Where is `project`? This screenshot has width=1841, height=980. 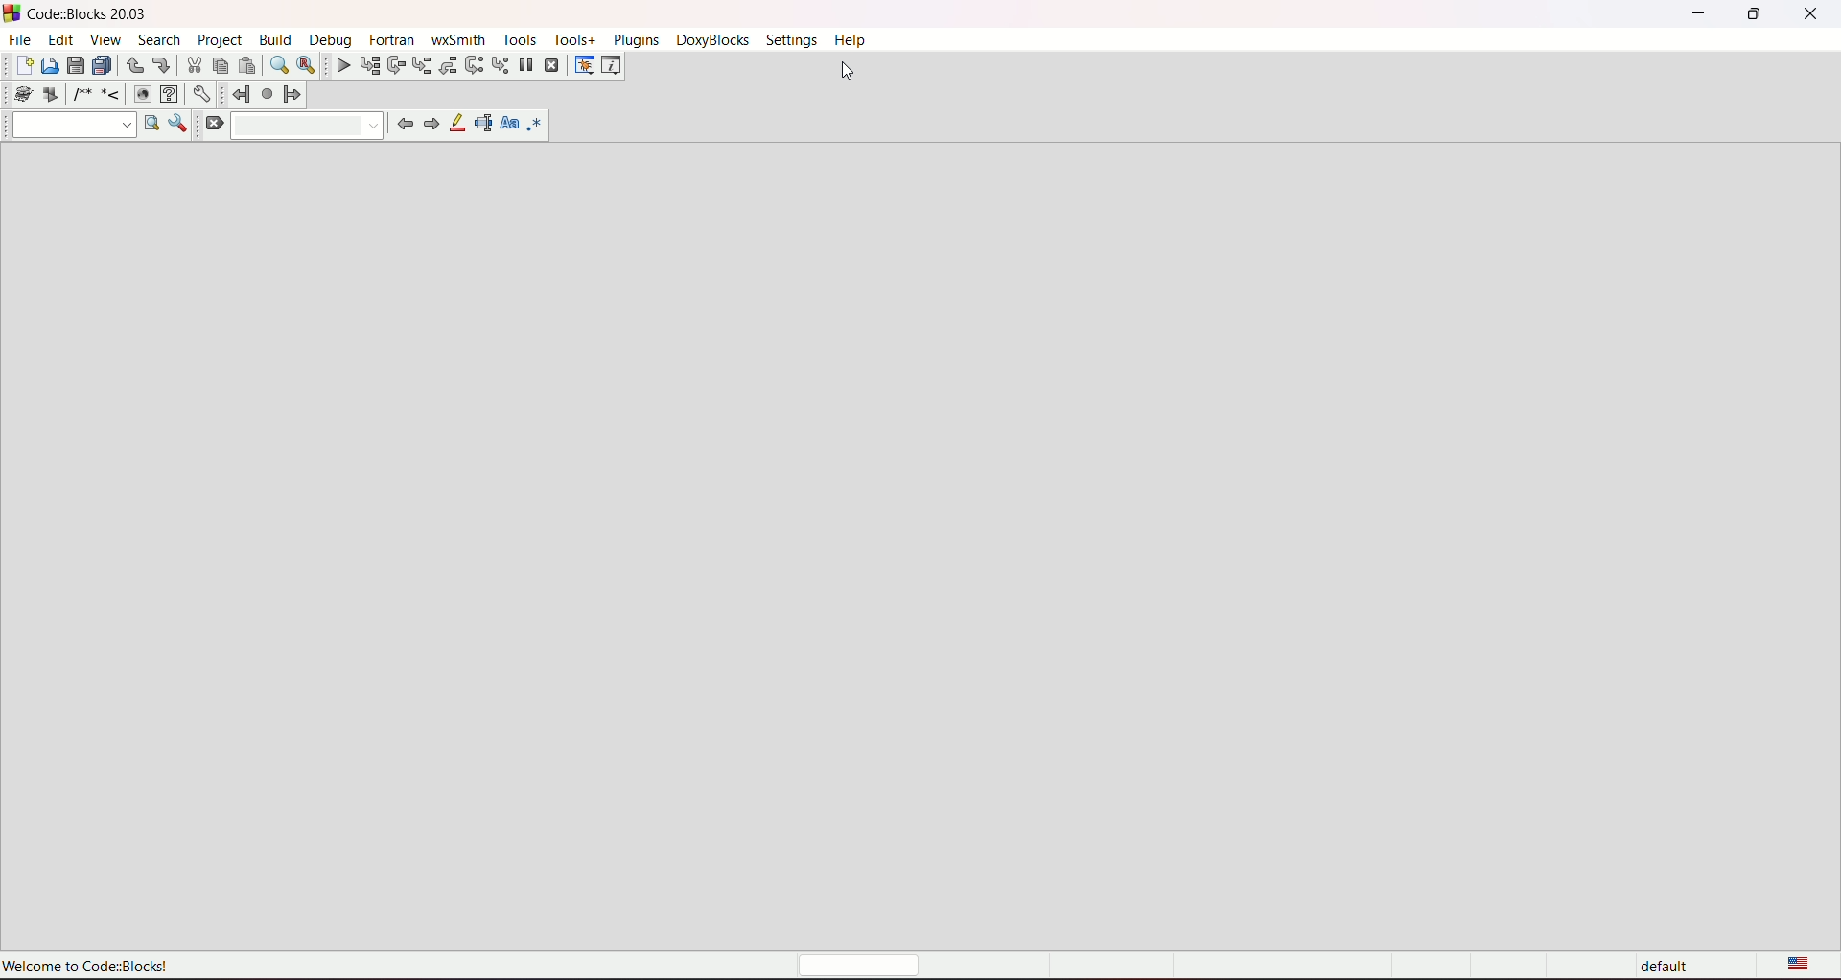 project is located at coordinates (217, 40).